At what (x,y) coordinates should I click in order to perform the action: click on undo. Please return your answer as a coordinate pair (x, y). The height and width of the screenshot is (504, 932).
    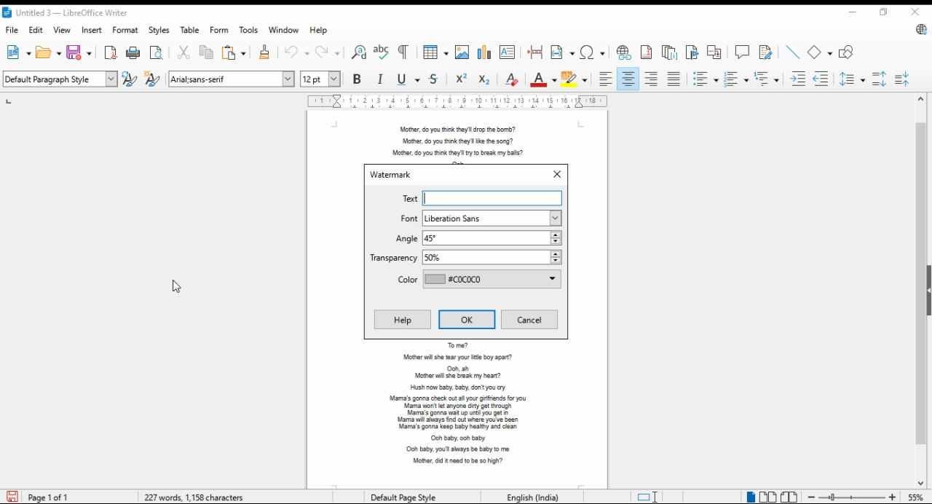
    Looking at the image, I should click on (297, 52).